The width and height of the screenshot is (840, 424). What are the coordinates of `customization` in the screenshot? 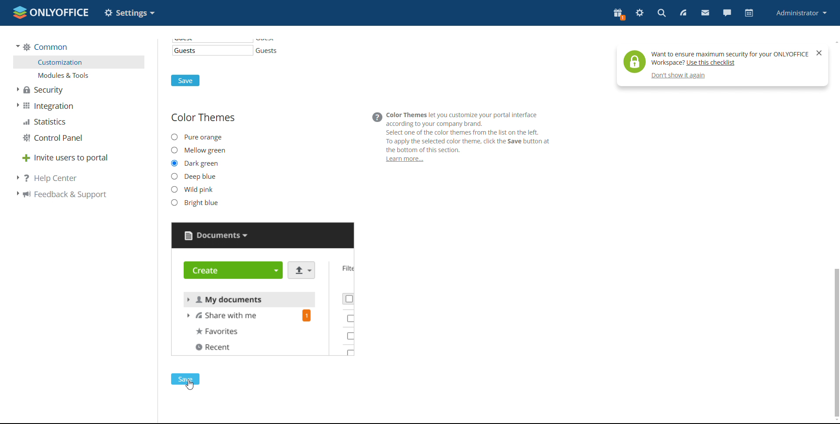 It's located at (80, 62).